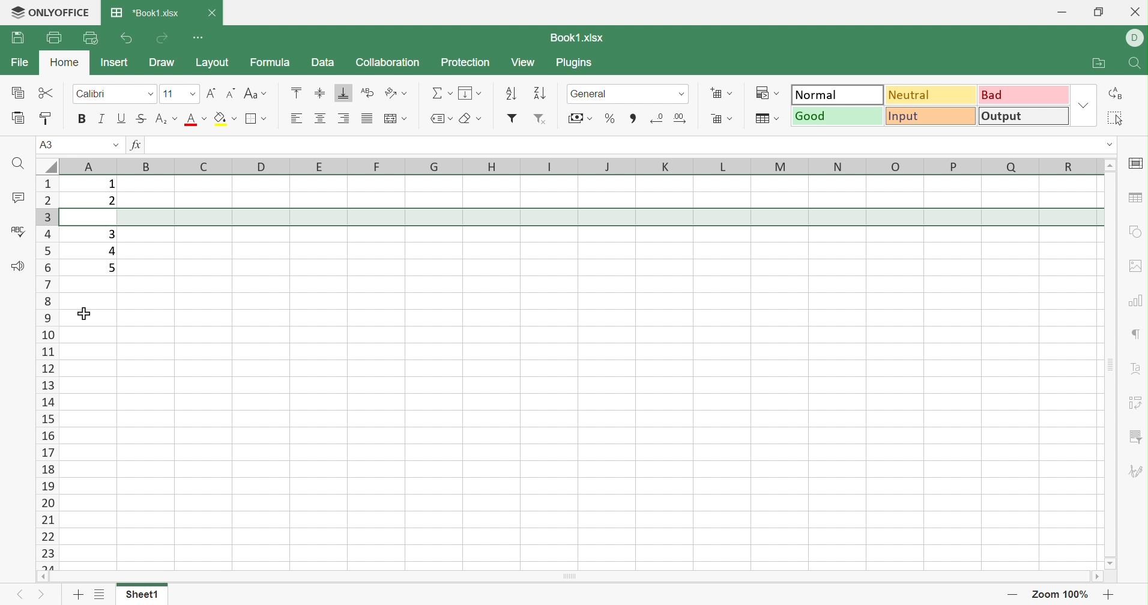  Describe the element at coordinates (1135, 331) in the screenshot. I see `Paragraph settings` at that location.